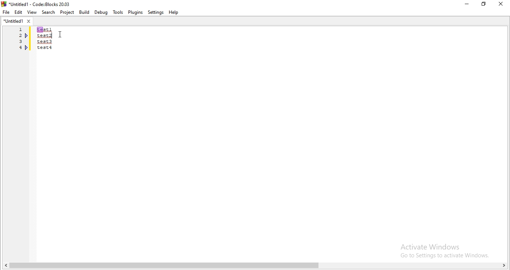 The height and width of the screenshot is (270, 510). What do you see at coordinates (175, 13) in the screenshot?
I see `Help` at bounding box center [175, 13].